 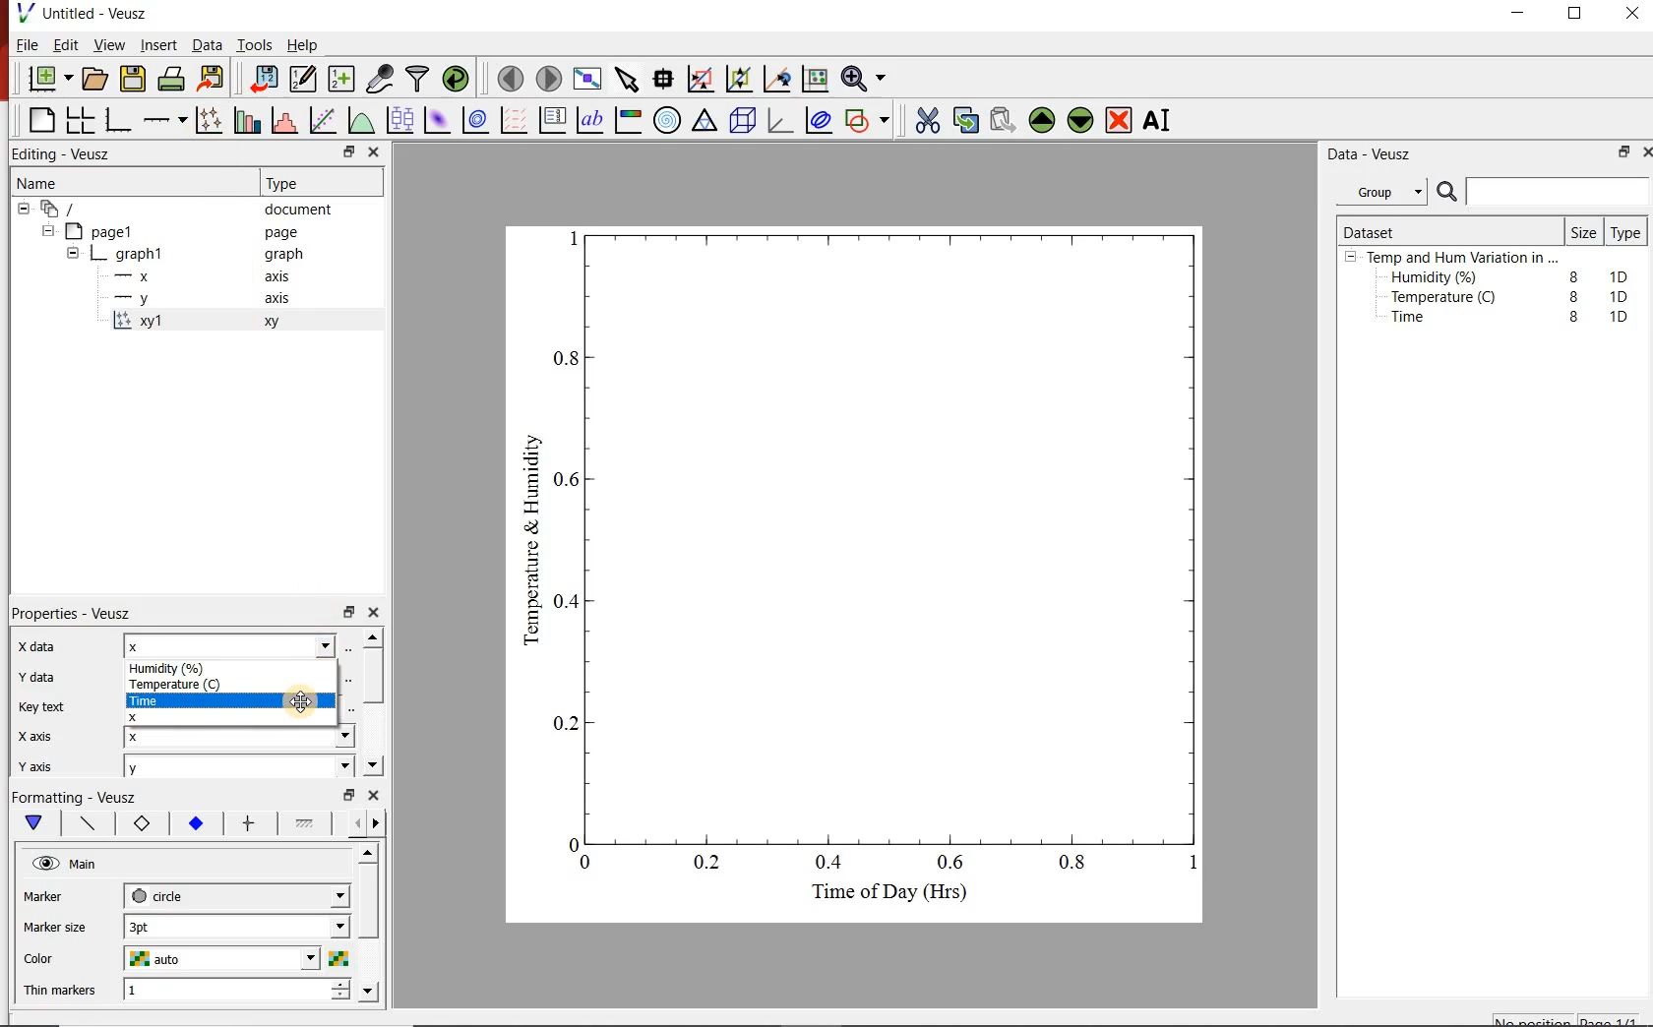 I want to click on Cursor, so click(x=303, y=701).